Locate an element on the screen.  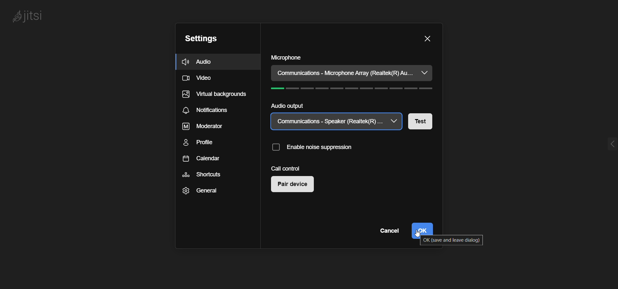
audio output is located at coordinates (286, 106).